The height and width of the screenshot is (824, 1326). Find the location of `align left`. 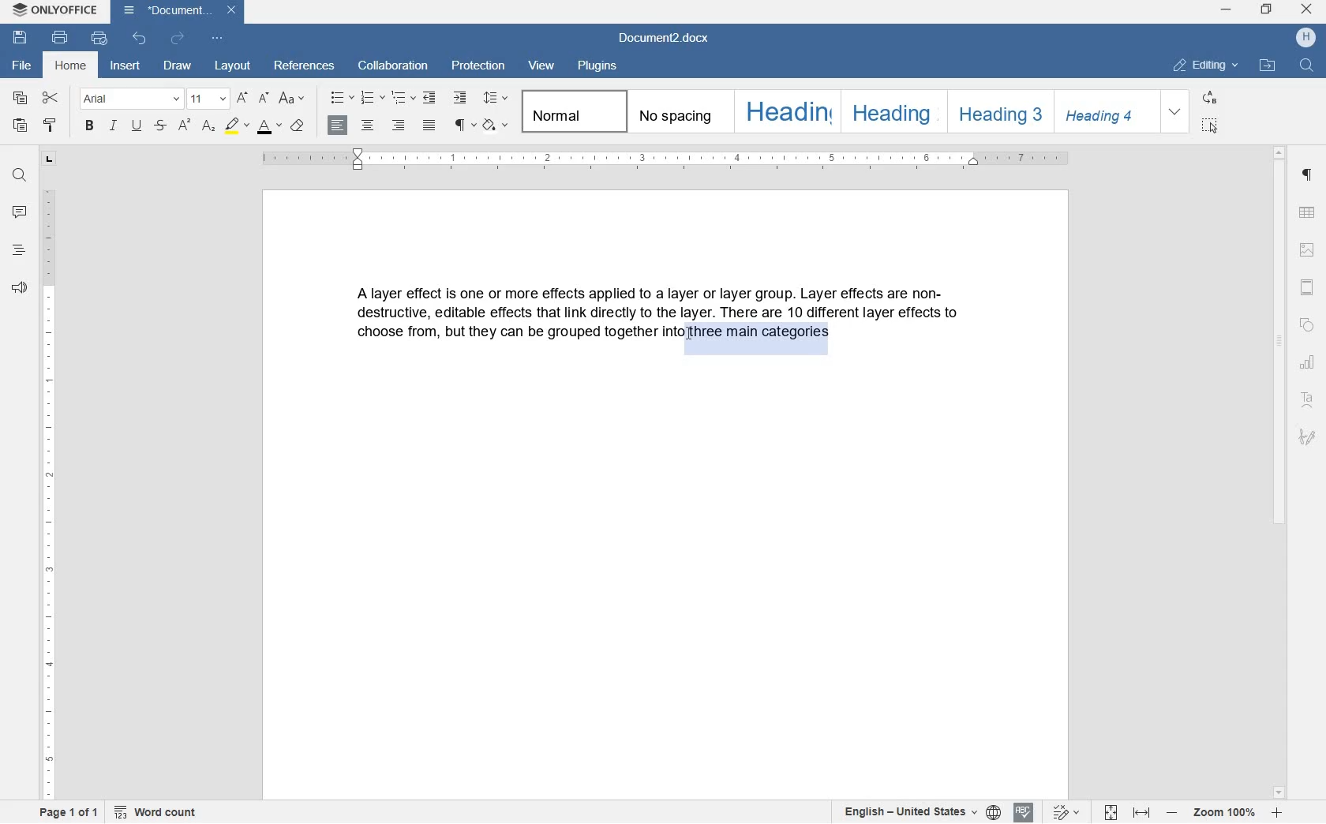

align left is located at coordinates (339, 126).